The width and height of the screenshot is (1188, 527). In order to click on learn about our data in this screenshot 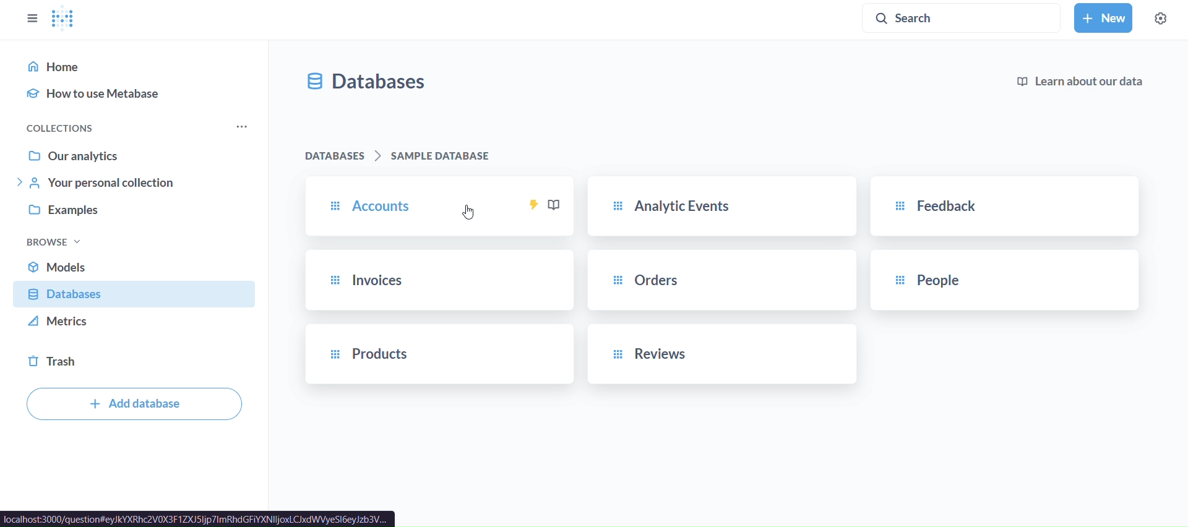, I will do `click(1078, 82)`.